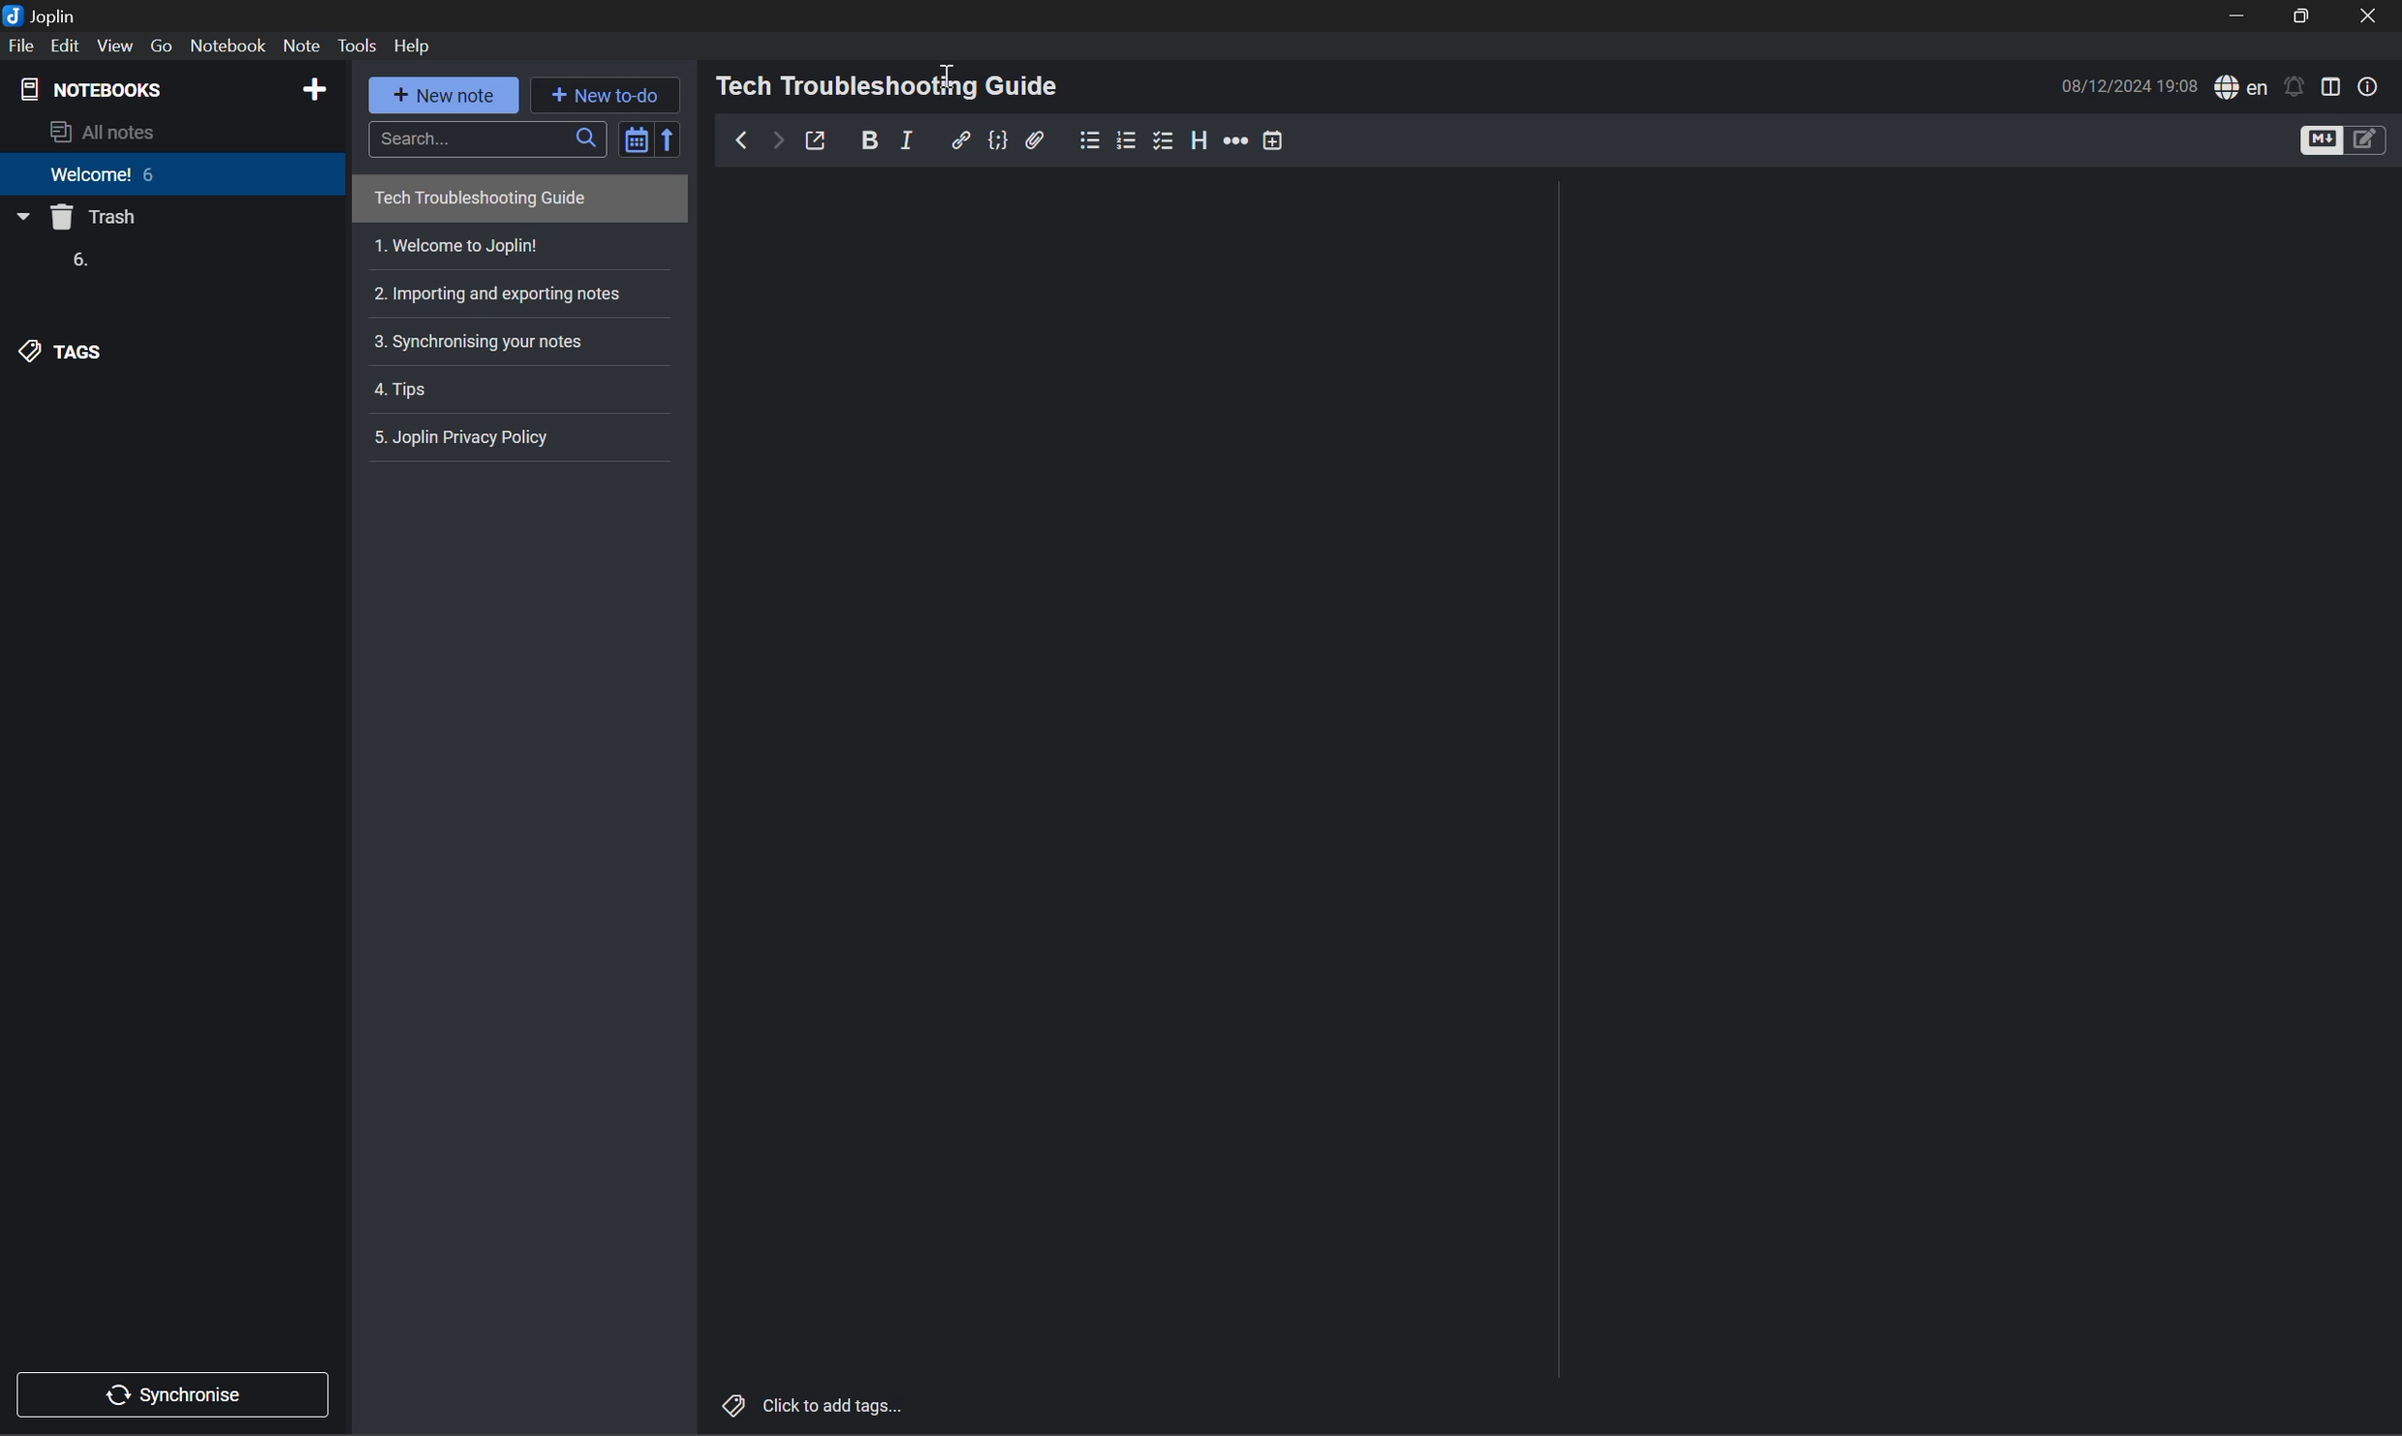  Describe the element at coordinates (1200, 140) in the screenshot. I see `Heading` at that location.